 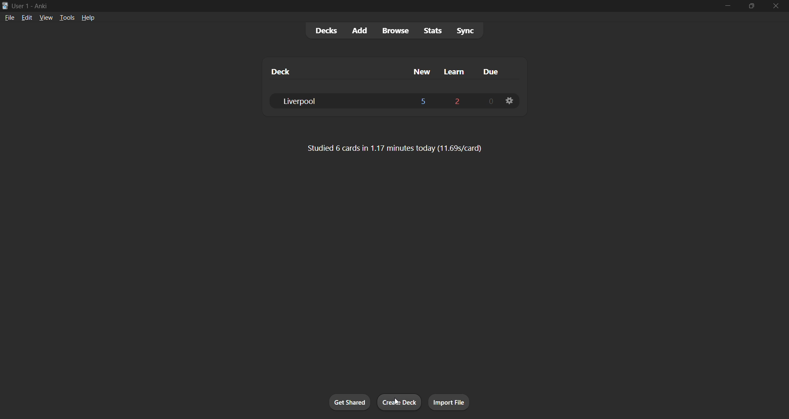 I want to click on get shared, so click(x=348, y=401).